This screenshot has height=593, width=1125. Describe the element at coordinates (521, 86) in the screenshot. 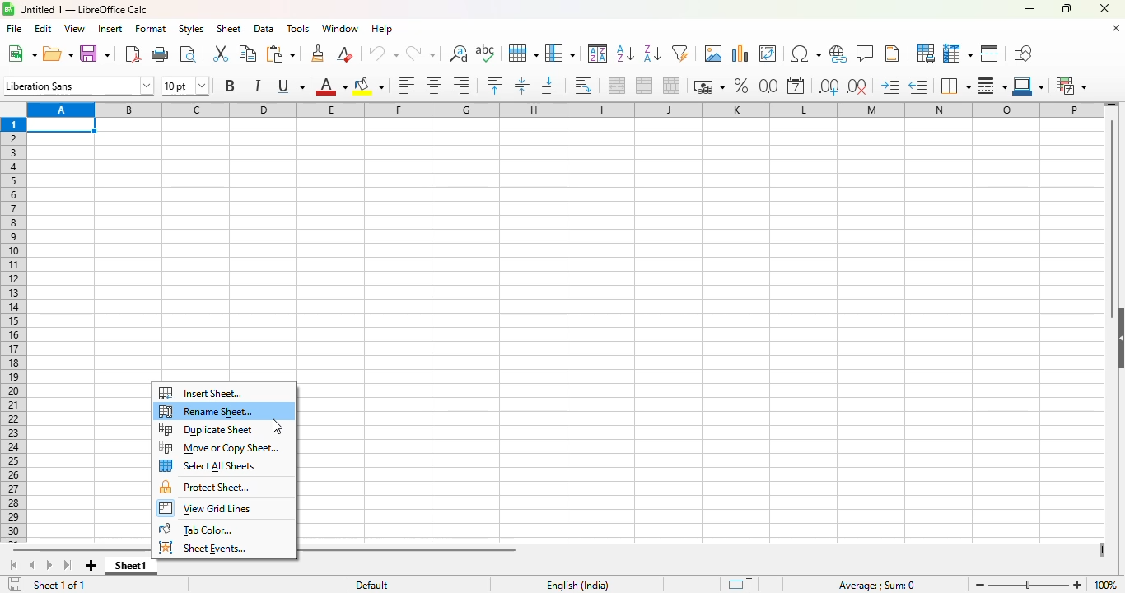

I see `center vertically` at that location.